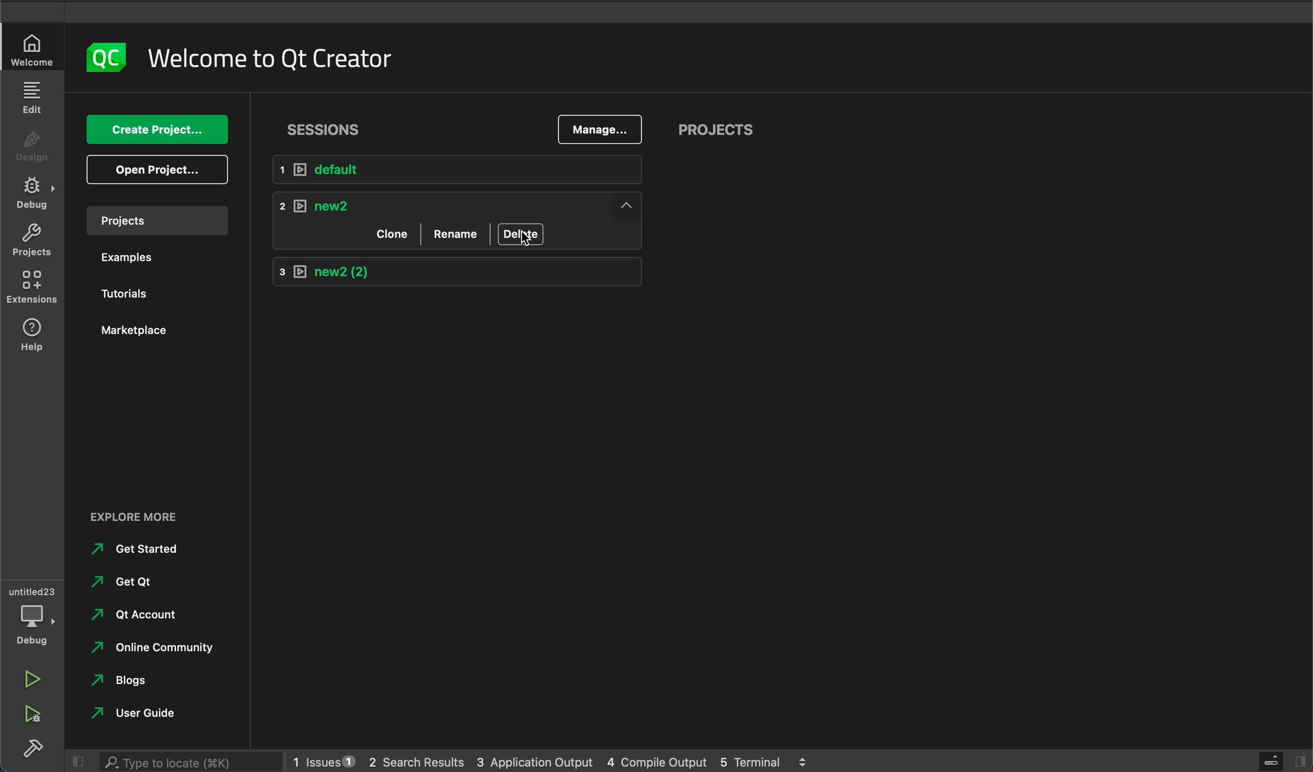  Describe the element at coordinates (164, 220) in the screenshot. I see `projects` at that location.